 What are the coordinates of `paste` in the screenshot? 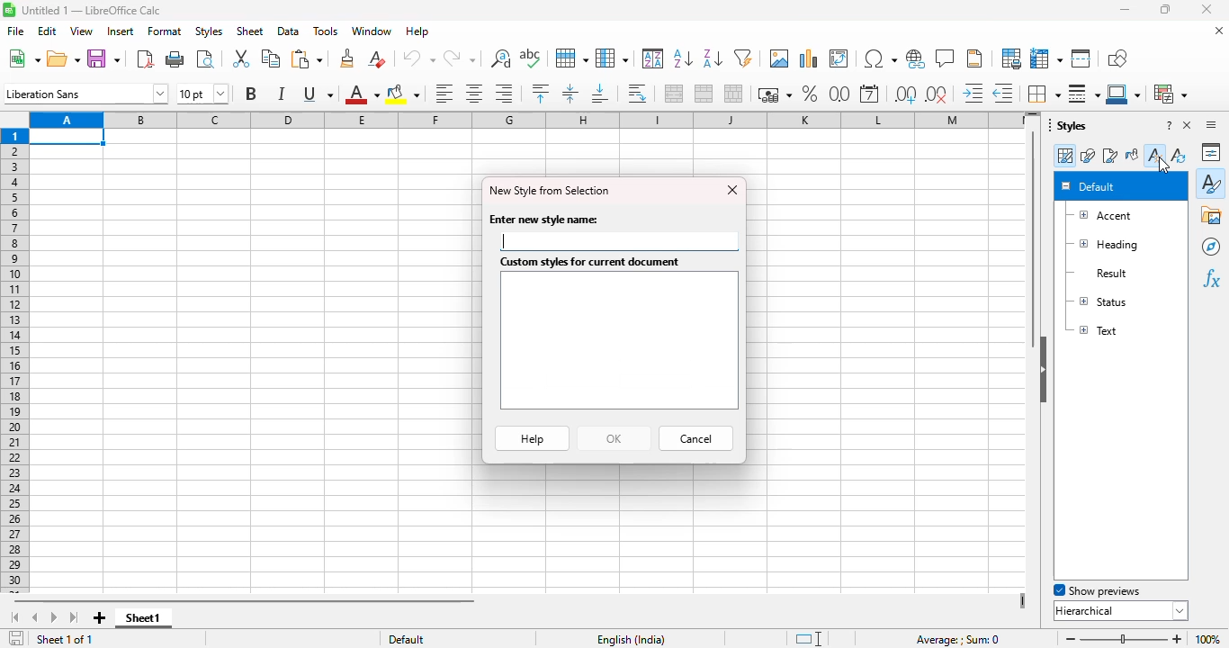 It's located at (307, 58).